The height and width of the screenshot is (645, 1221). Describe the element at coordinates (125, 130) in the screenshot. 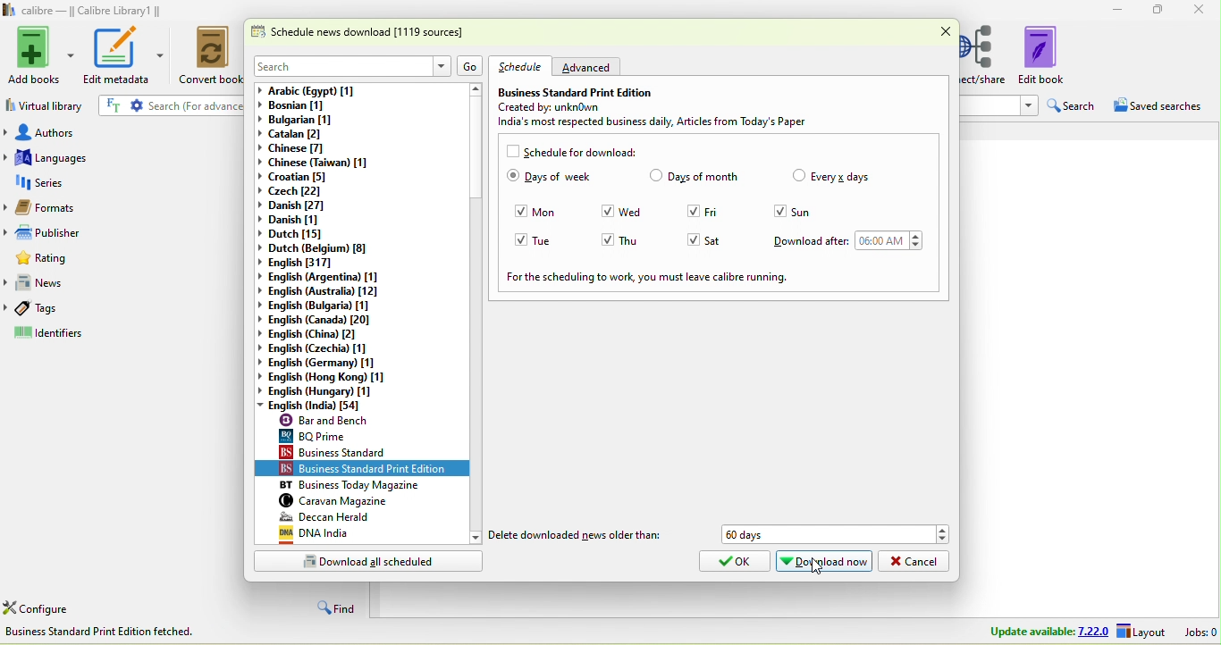

I see `authors` at that location.